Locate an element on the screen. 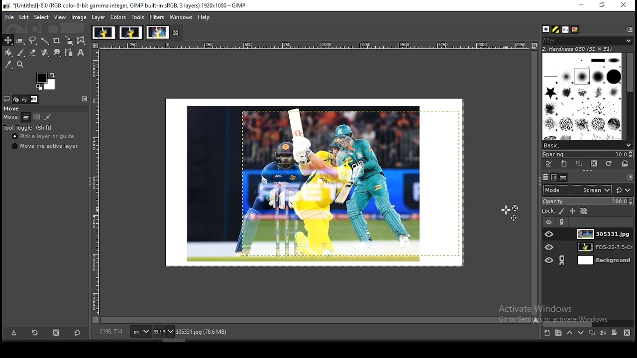  delete brush is located at coordinates (595, 164).